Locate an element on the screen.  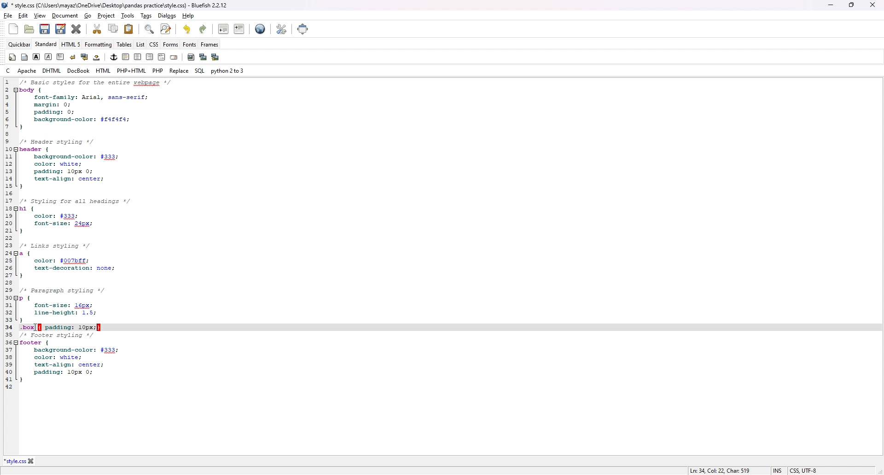
find bar is located at coordinates (149, 29).